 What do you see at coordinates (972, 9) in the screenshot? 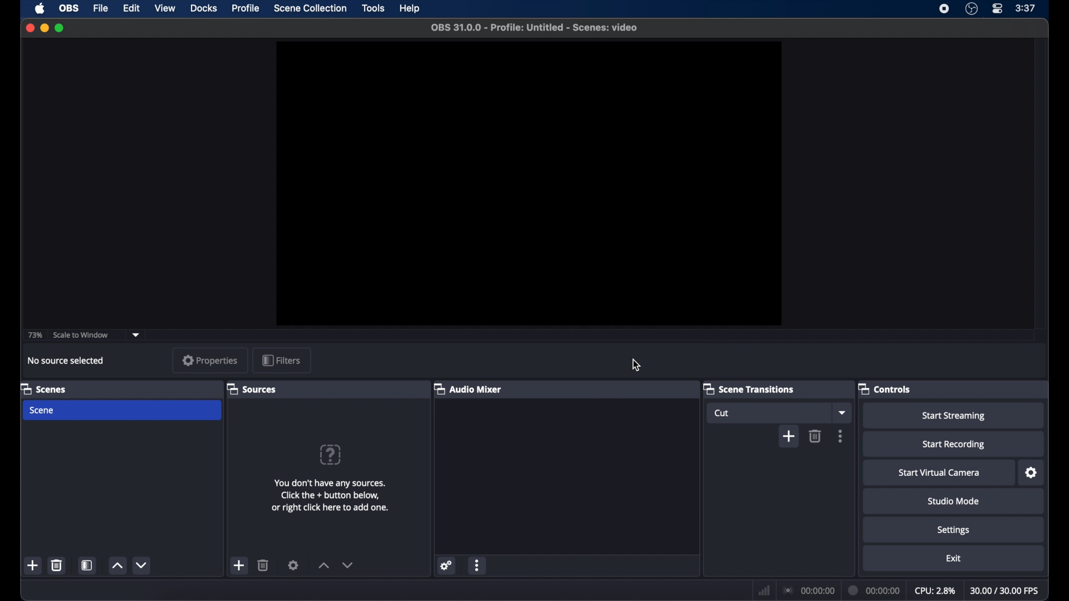
I see `obs studio` at bounding box center [972, 9].